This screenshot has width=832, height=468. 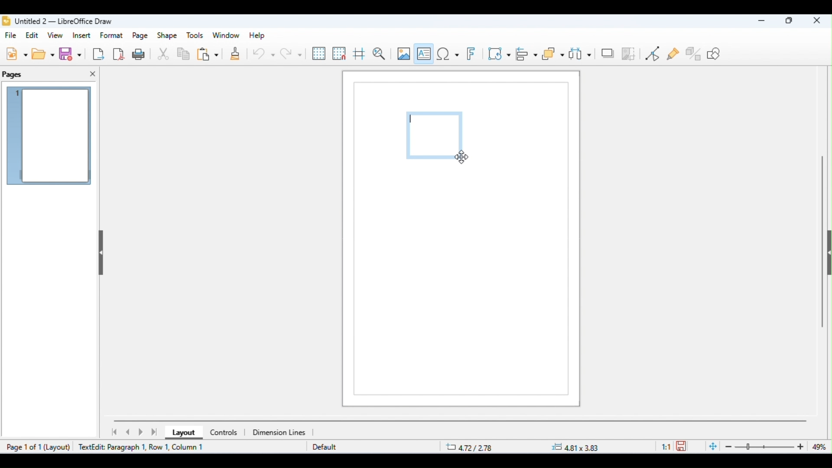 I want to click on current page , so click(x=50, y=137).